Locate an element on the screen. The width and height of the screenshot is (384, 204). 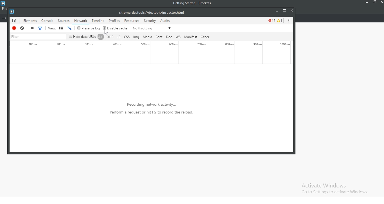
cancel is located at coordinates (22, 28).